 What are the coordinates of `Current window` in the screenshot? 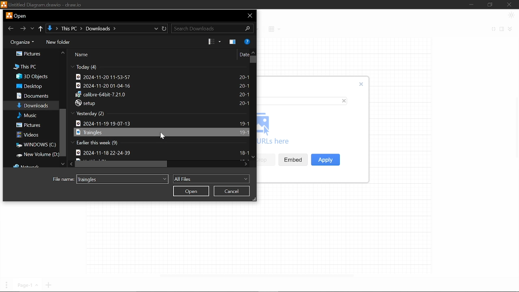 It's located at (19, 16).